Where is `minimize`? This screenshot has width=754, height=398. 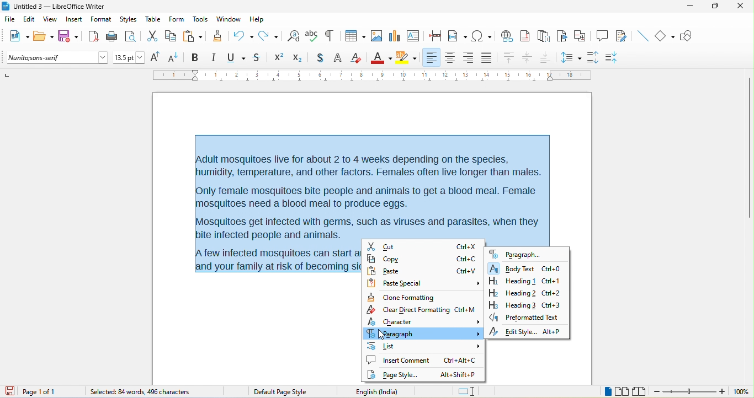
minimize is located at coordinates (689, 7).